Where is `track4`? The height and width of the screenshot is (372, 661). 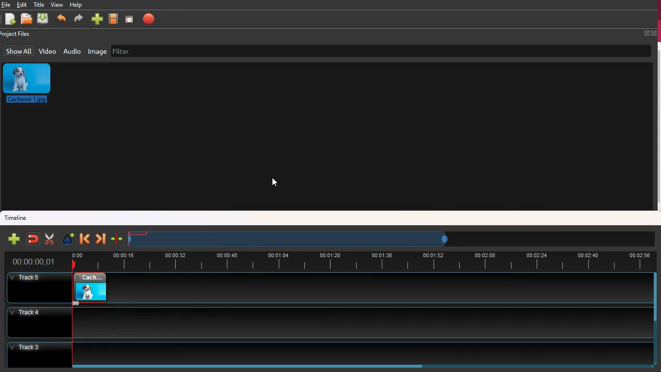
track4 is located at coordinates (324, 321).